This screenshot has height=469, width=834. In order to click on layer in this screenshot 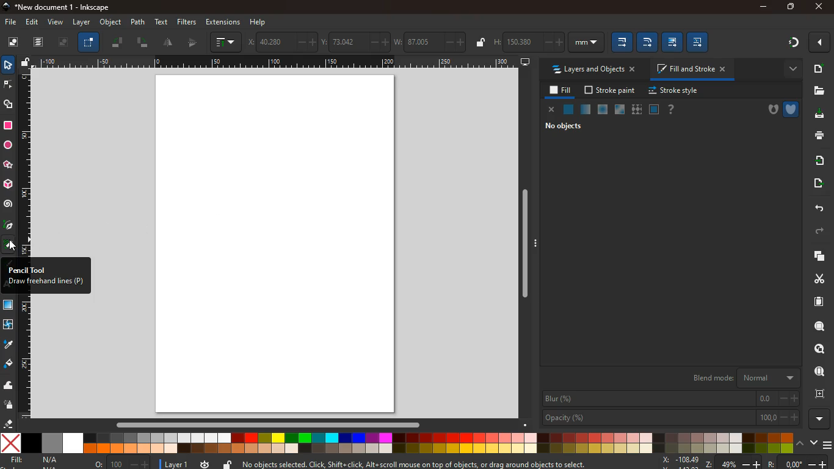, I will do `click(171, 464)`.